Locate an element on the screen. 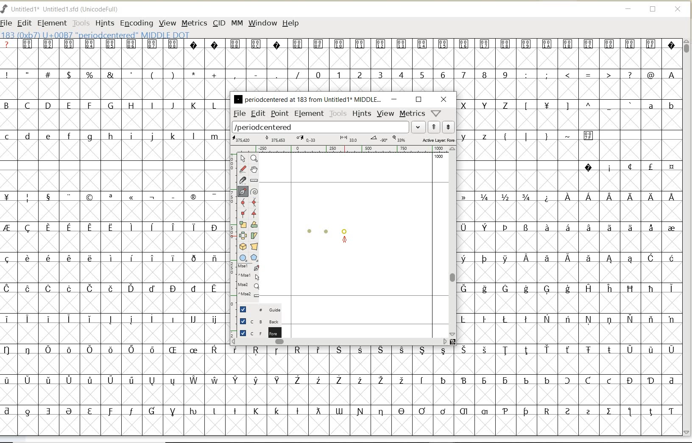 Image resolution: width=692 pixels, height=443 pixels. scale is located at coordinates (231, 224).